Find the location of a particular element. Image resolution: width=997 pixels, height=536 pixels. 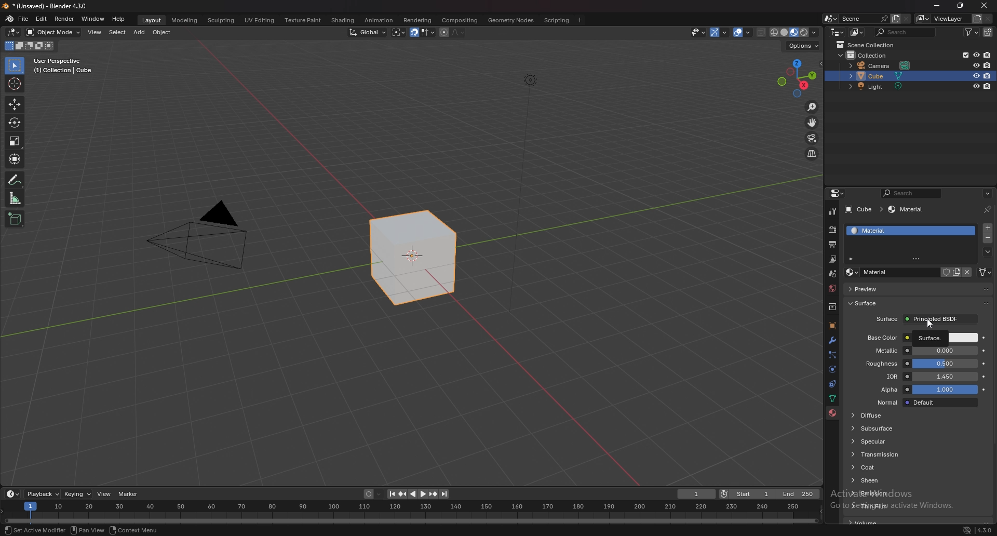

remove view layer is located at coordinates (989, 19).